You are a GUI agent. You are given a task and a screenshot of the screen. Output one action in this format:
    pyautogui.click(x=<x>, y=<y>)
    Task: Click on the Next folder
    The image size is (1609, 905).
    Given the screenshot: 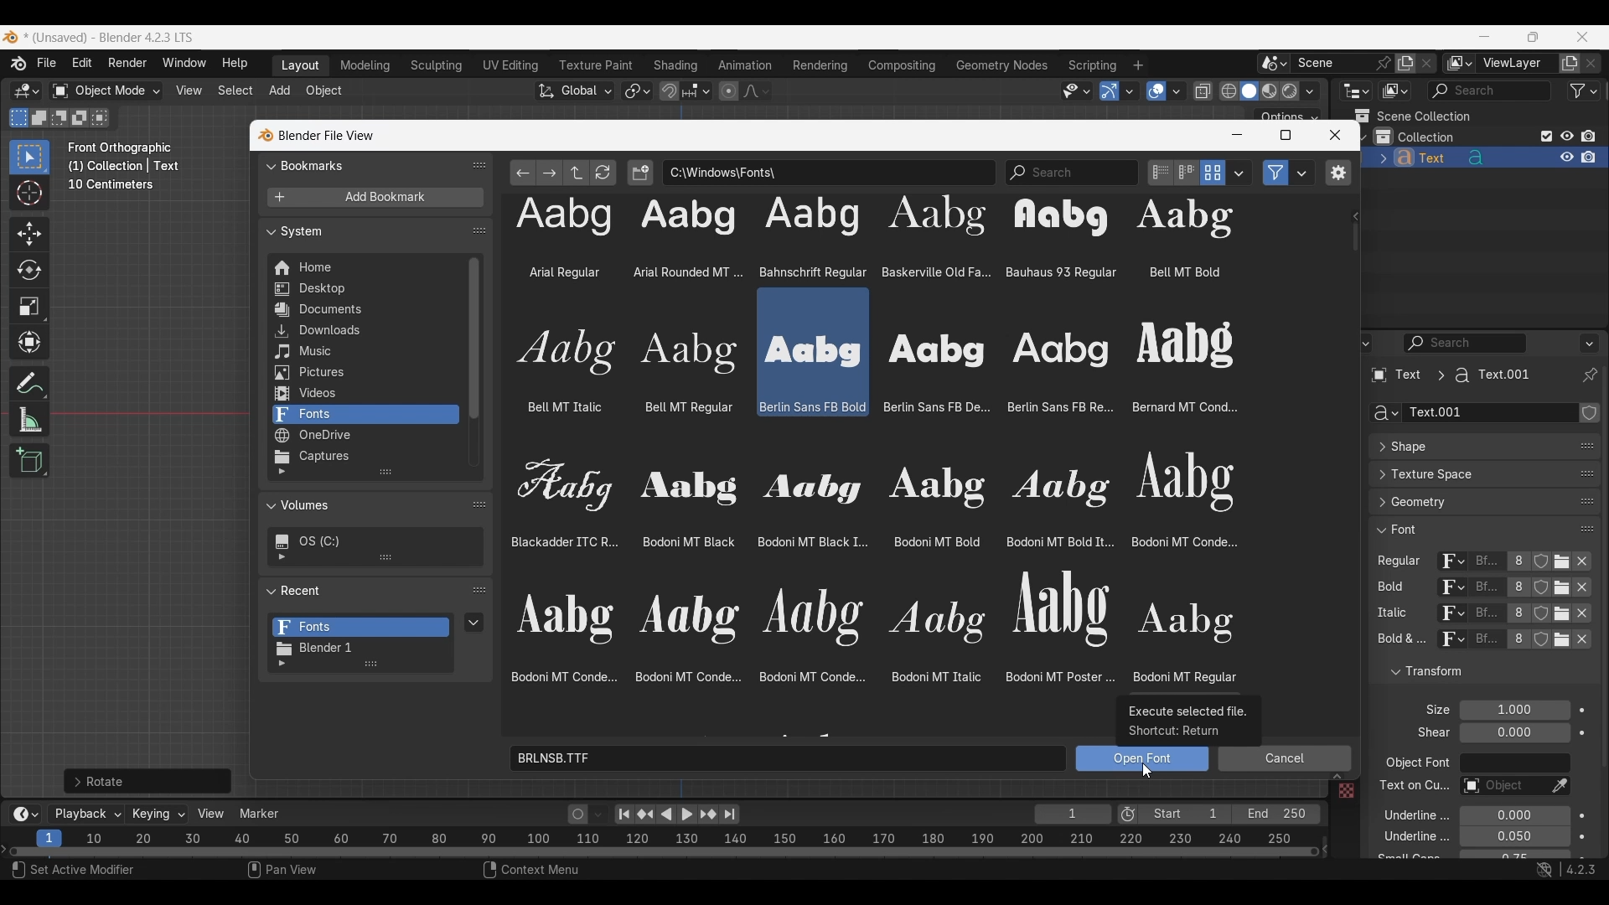 What is the action you would take?
    pyautogui.click(x=550, y=173)
    